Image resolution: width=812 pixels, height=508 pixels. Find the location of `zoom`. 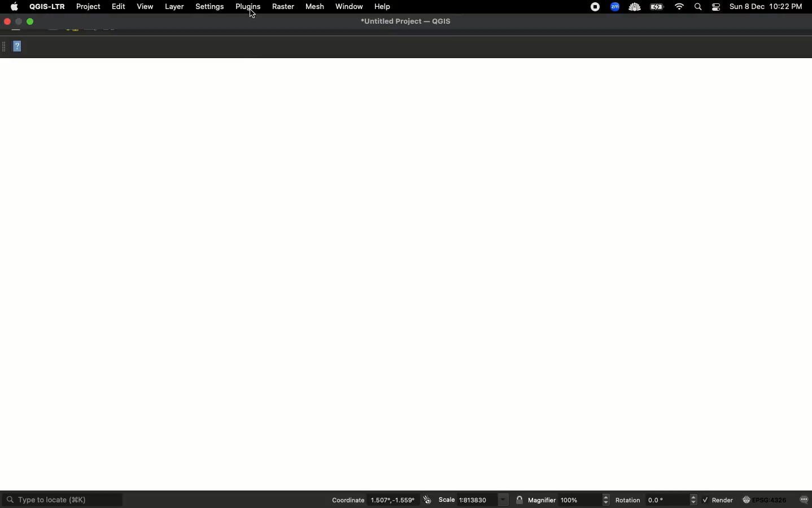

zoom is located at coordinates (615, 6).